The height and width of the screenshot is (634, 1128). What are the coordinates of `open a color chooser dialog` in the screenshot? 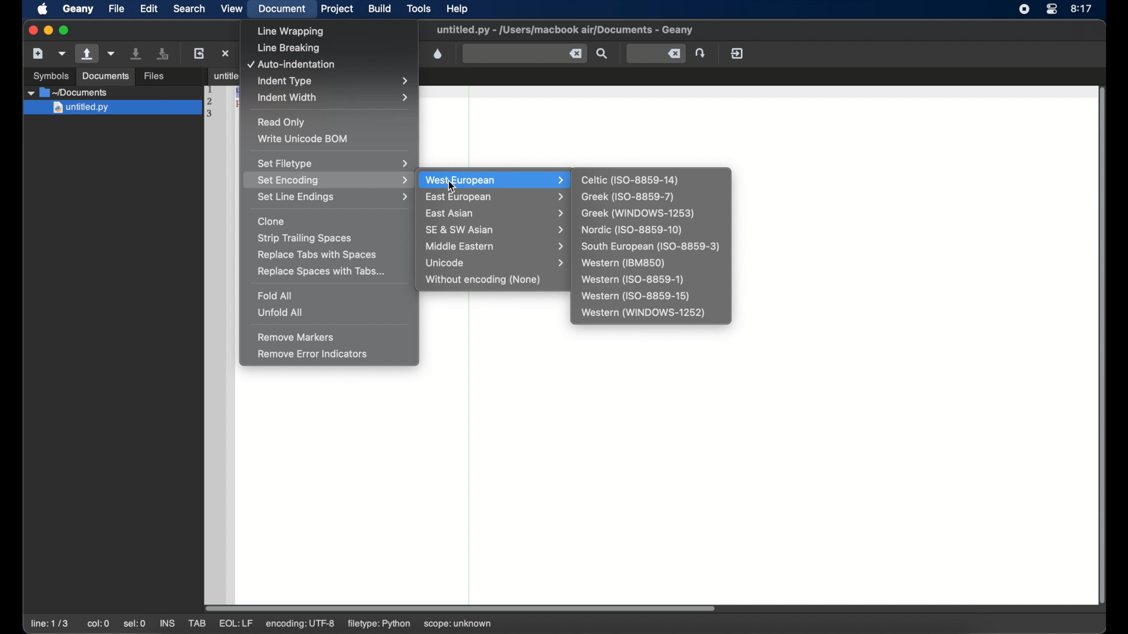 It's located at (438, 54).